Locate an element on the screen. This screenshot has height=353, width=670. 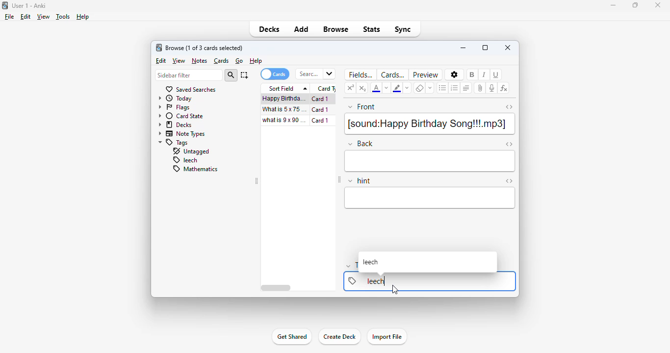
leech is located at coordinates (184, 160).